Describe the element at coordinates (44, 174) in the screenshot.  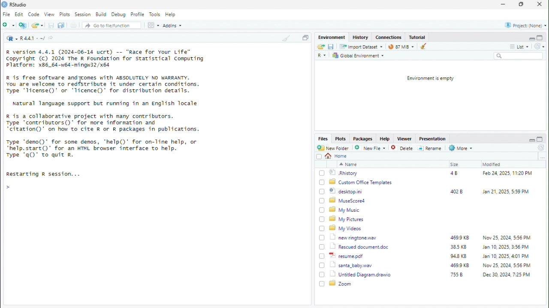
I see `Restarting R session...` at that location.